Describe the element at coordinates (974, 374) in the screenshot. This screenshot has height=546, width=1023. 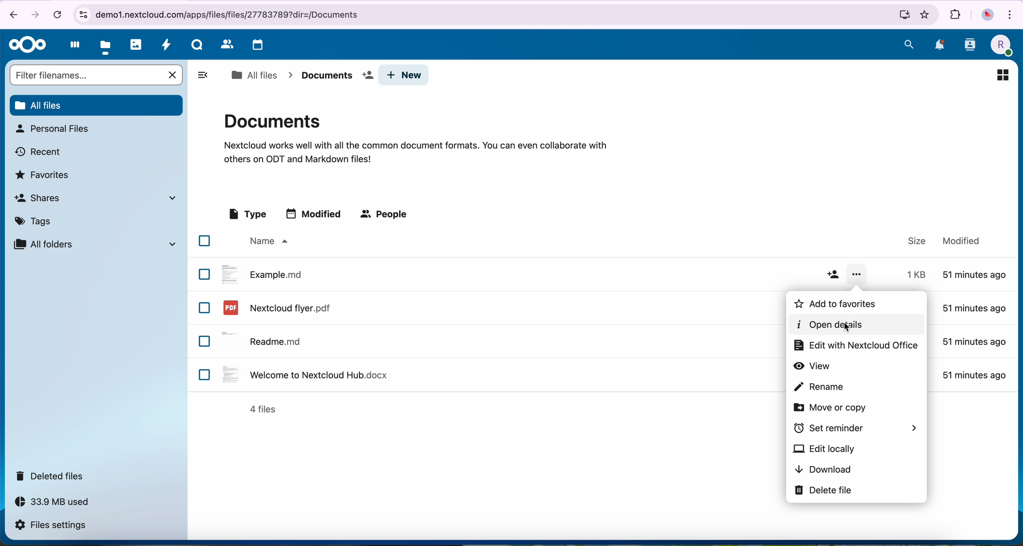
I see `modified` at that location.